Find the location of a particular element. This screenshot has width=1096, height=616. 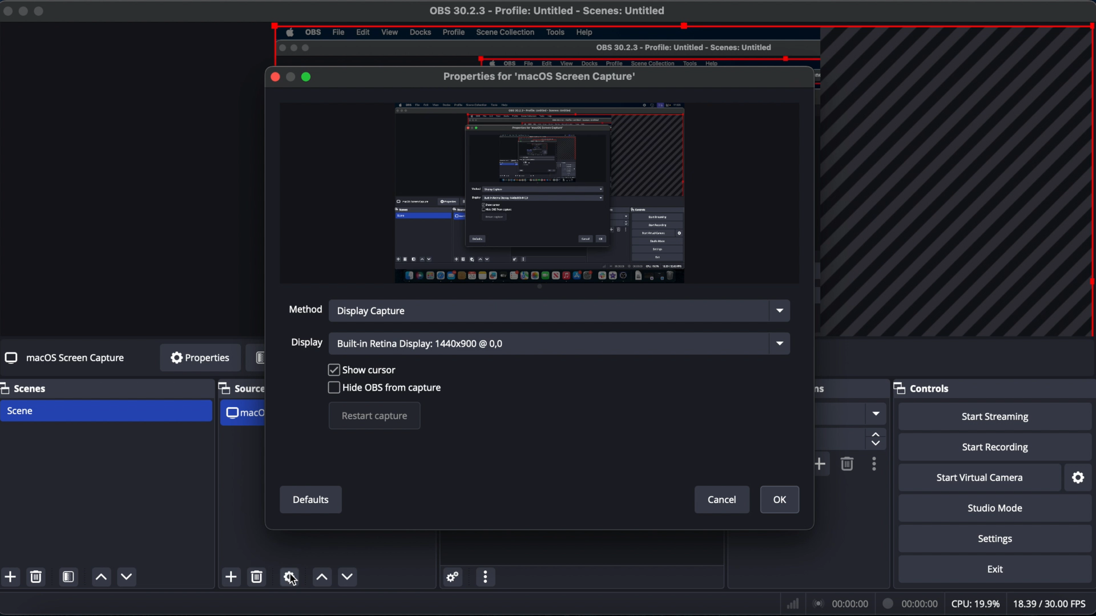

no source selected is located at coordinates (72, 356).